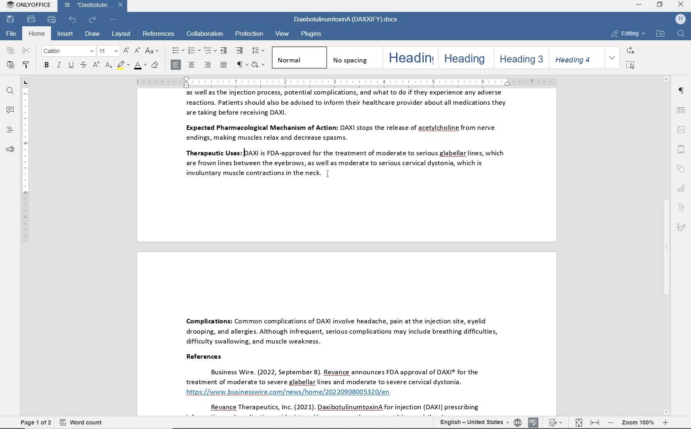 Image resolution: width=691 pixels, height=429 pixels. Describe the element at coordinates (682, 227) in the screenshot. I see `signature` at that location.